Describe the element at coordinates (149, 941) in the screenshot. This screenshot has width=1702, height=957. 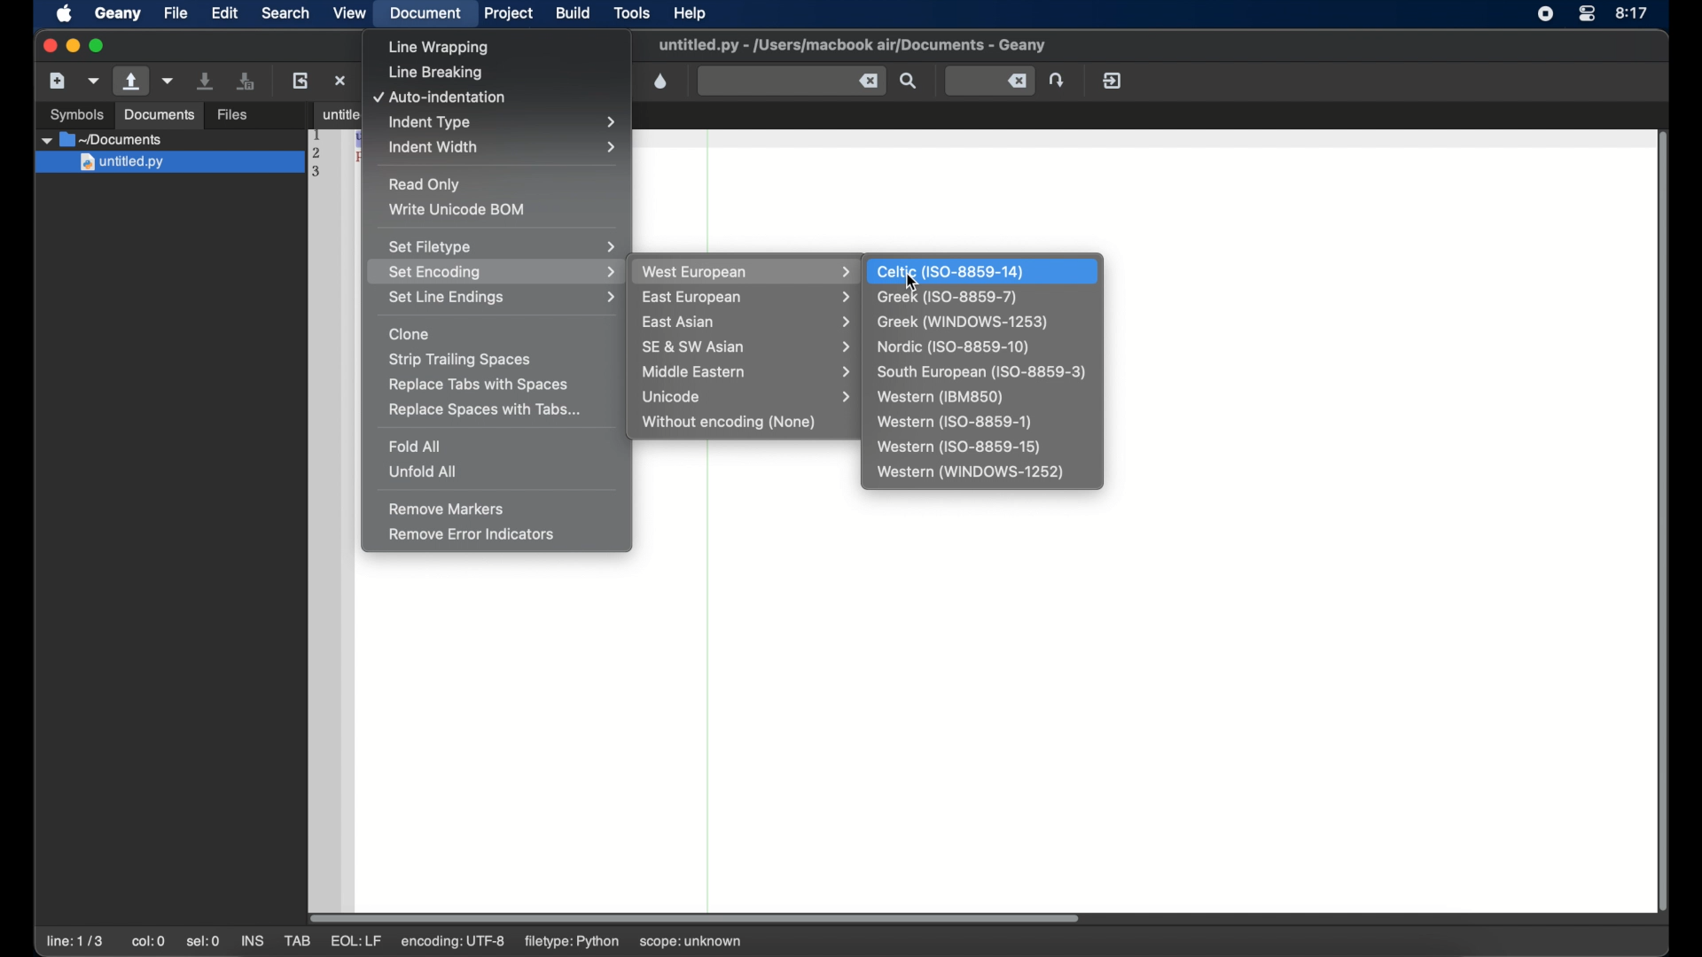
I see `col:0` at that location.